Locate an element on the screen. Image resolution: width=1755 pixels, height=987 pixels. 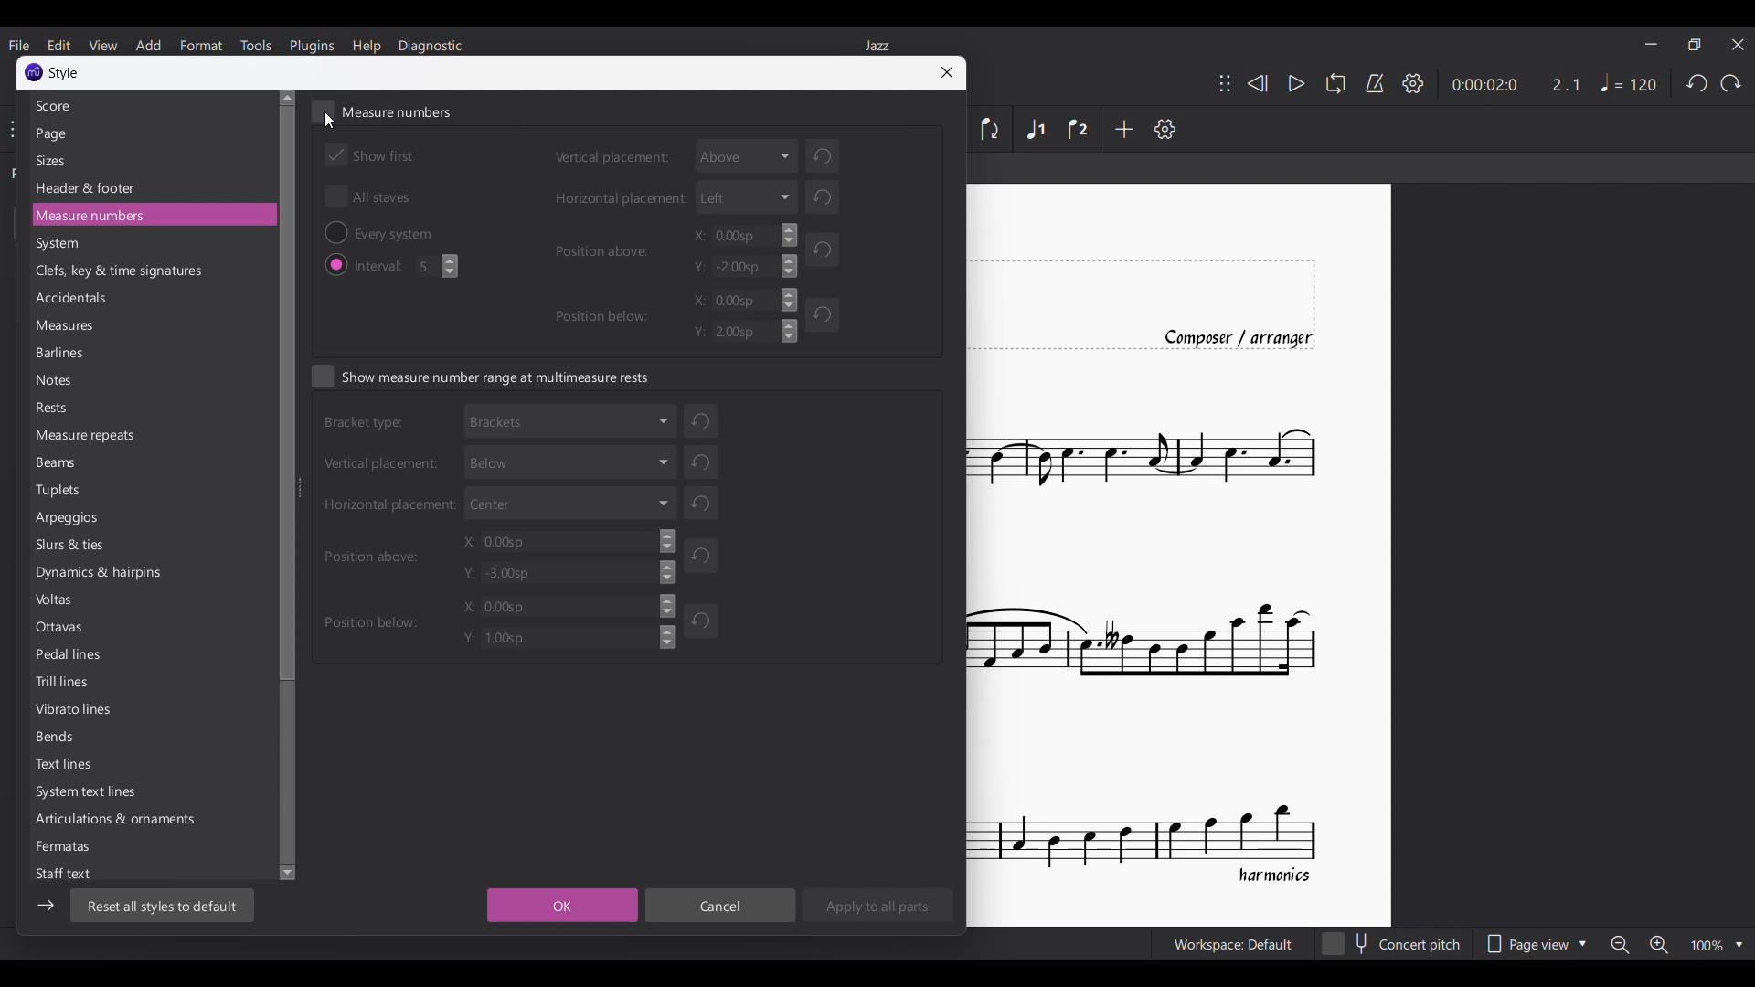
X is located at coordinates (742, 300).